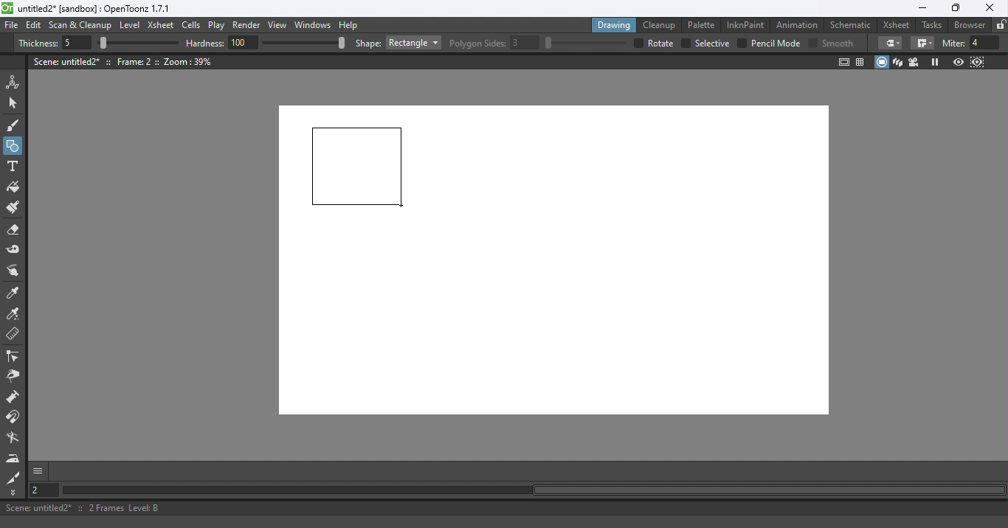  Describe the element at coordinates (207, 43) in the screenshot. I see `hardness` at that location.